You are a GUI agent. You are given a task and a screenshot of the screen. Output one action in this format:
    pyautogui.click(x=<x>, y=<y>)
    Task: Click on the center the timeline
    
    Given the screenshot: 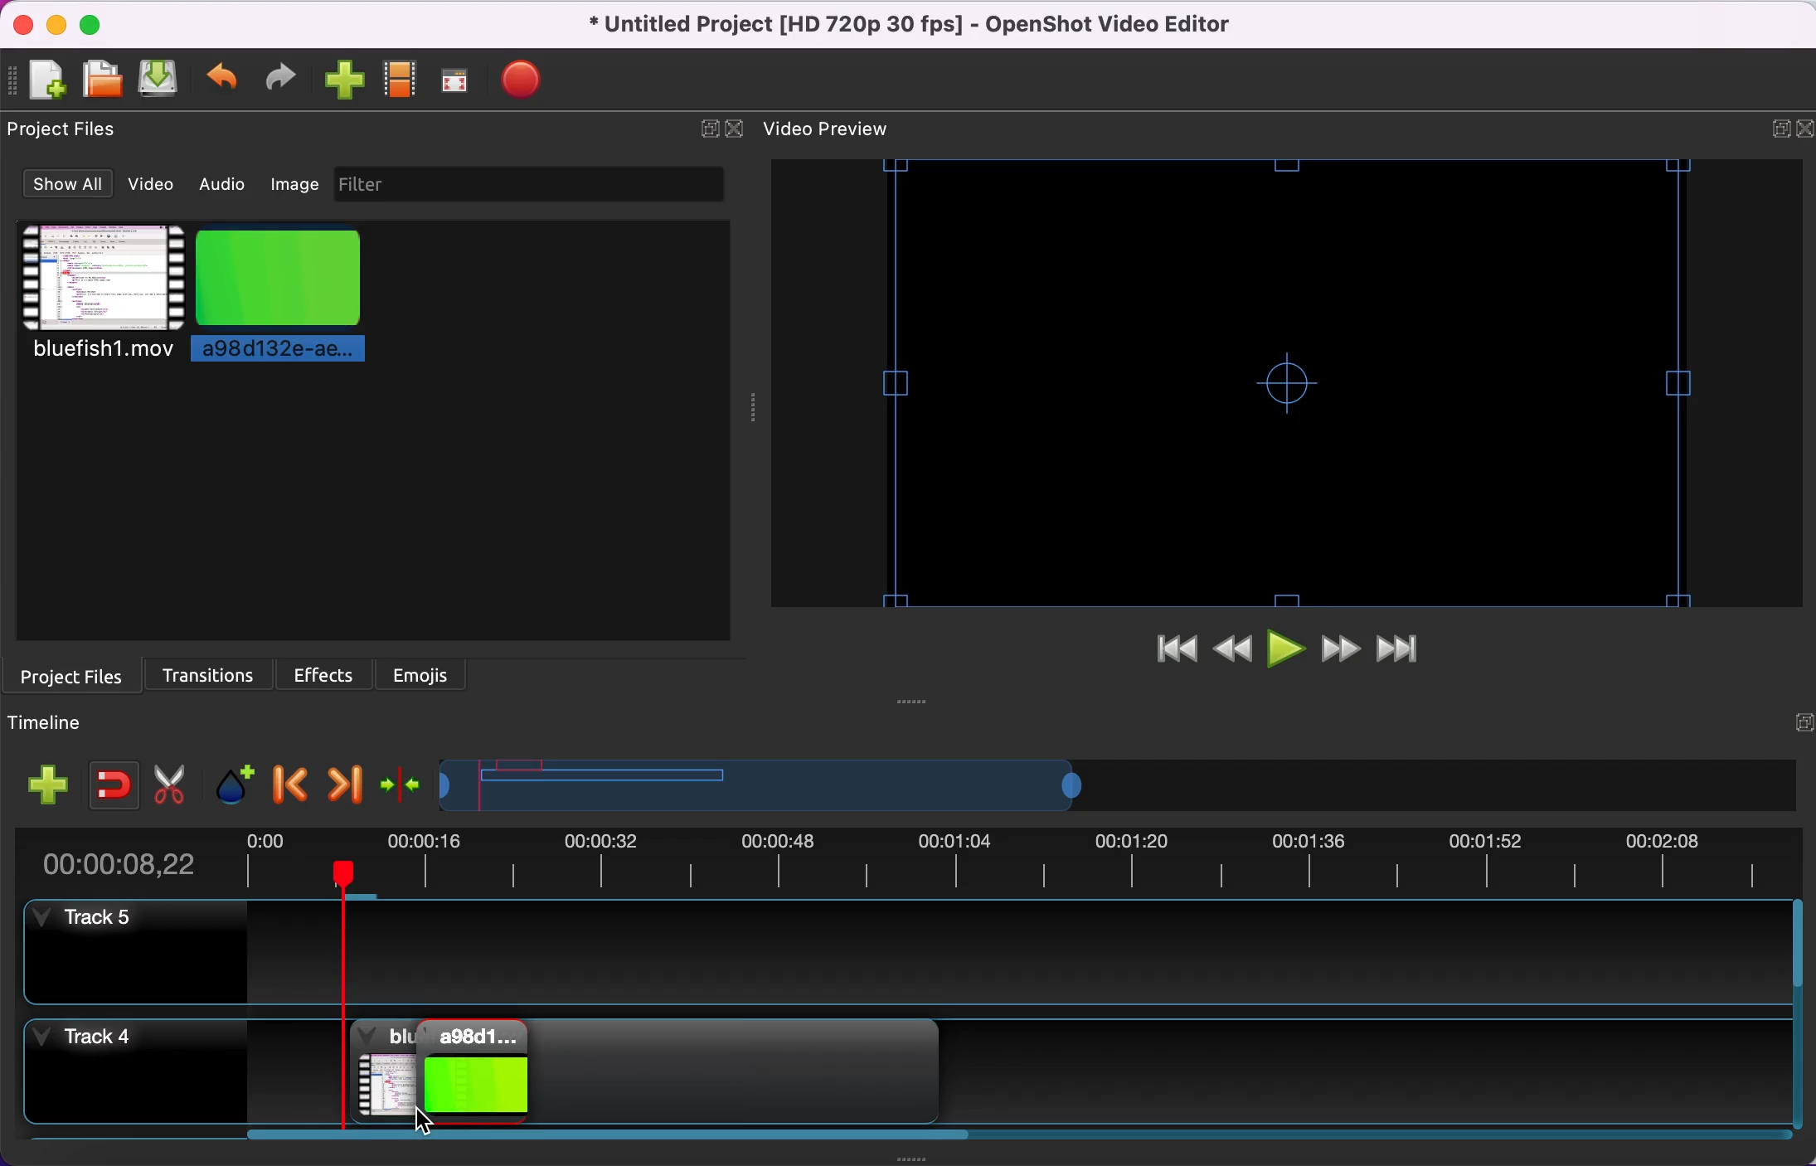 What is the action you would take?
    pyautogui.click(x=402, y=784)
    